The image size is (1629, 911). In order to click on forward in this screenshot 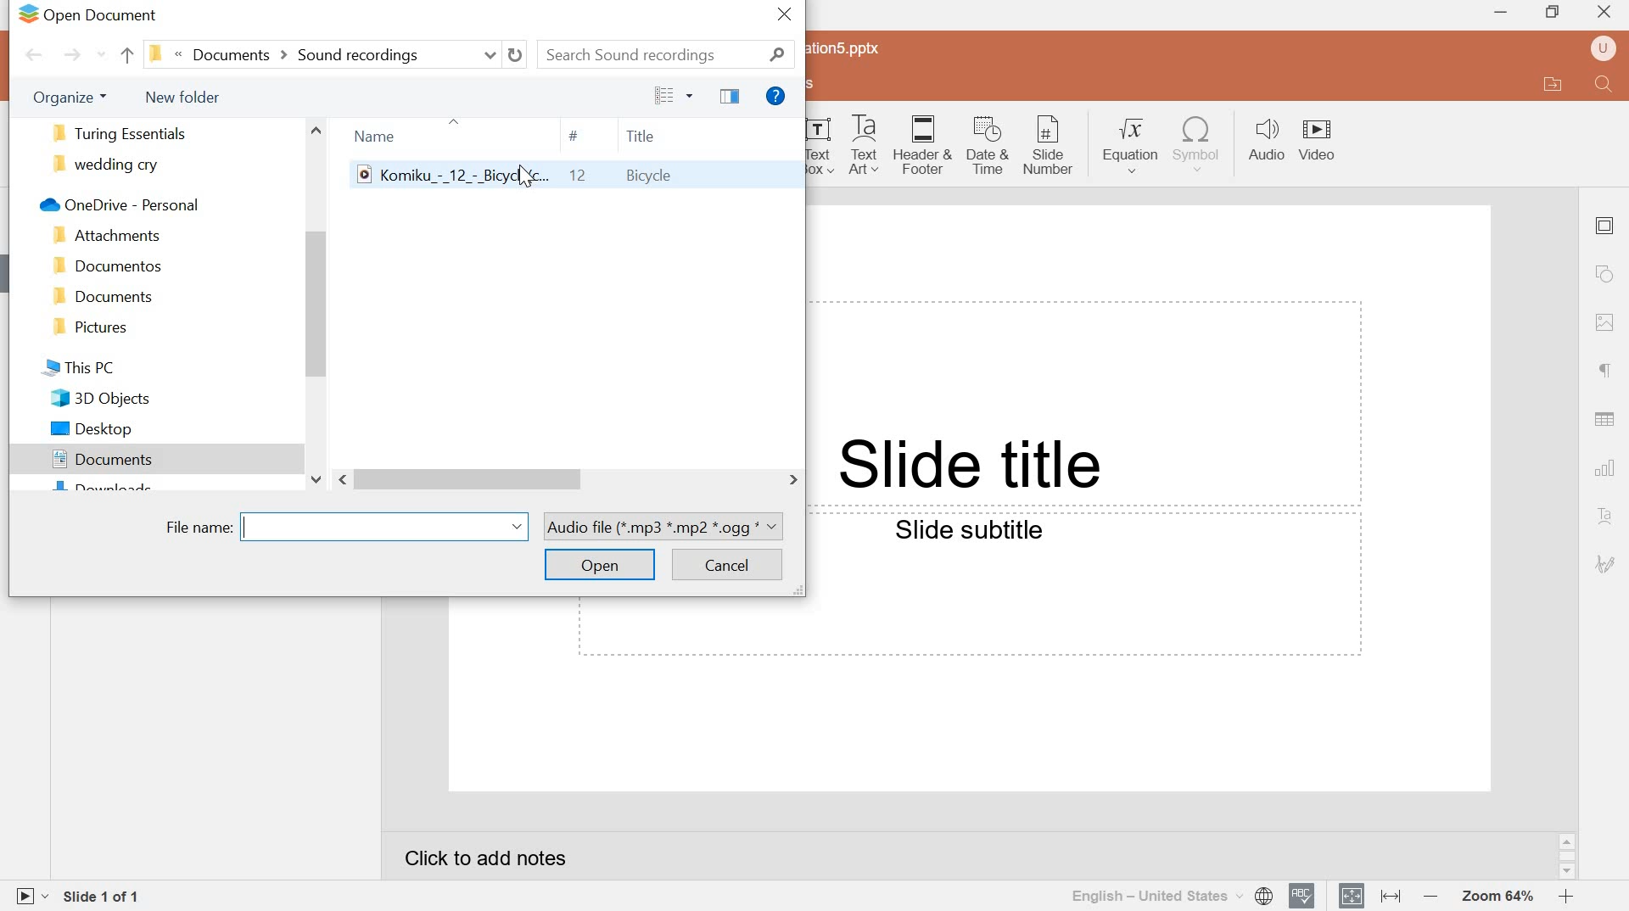, I will do `click(70, 54)`.